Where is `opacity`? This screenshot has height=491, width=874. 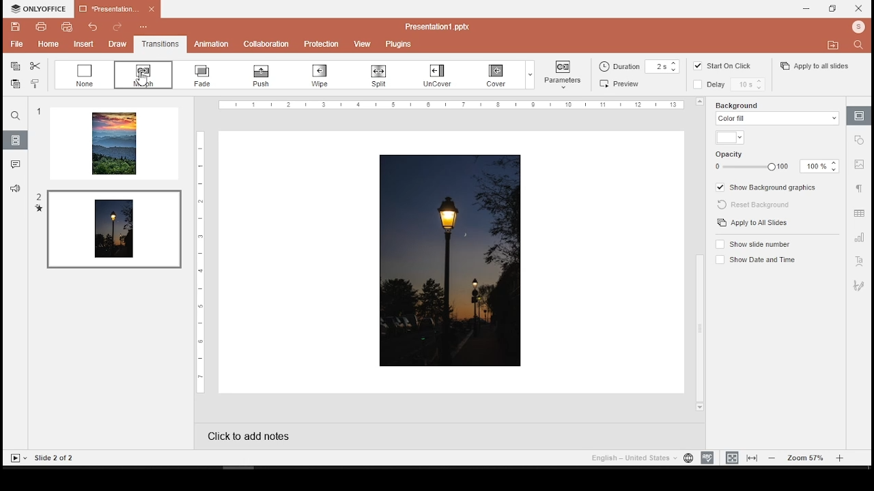
opacity is located at coordinates (737, 152).